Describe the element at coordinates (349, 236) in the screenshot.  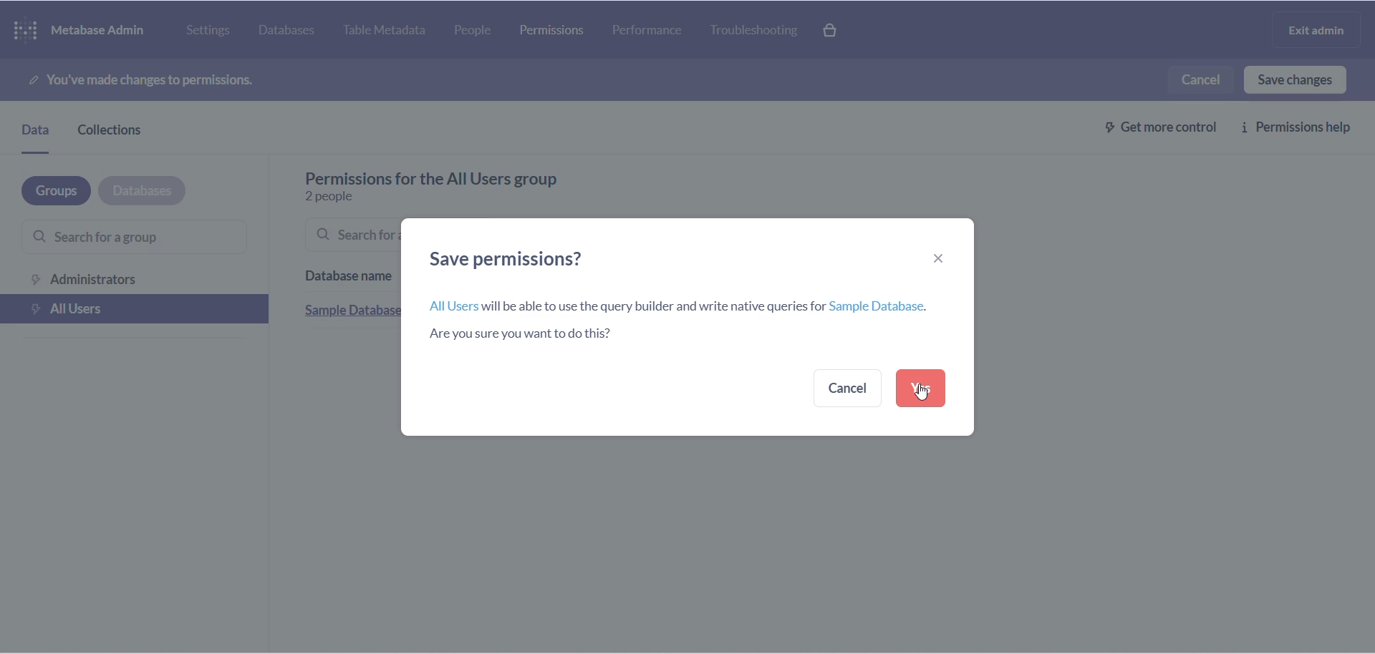
I see `searchbar` at that location.